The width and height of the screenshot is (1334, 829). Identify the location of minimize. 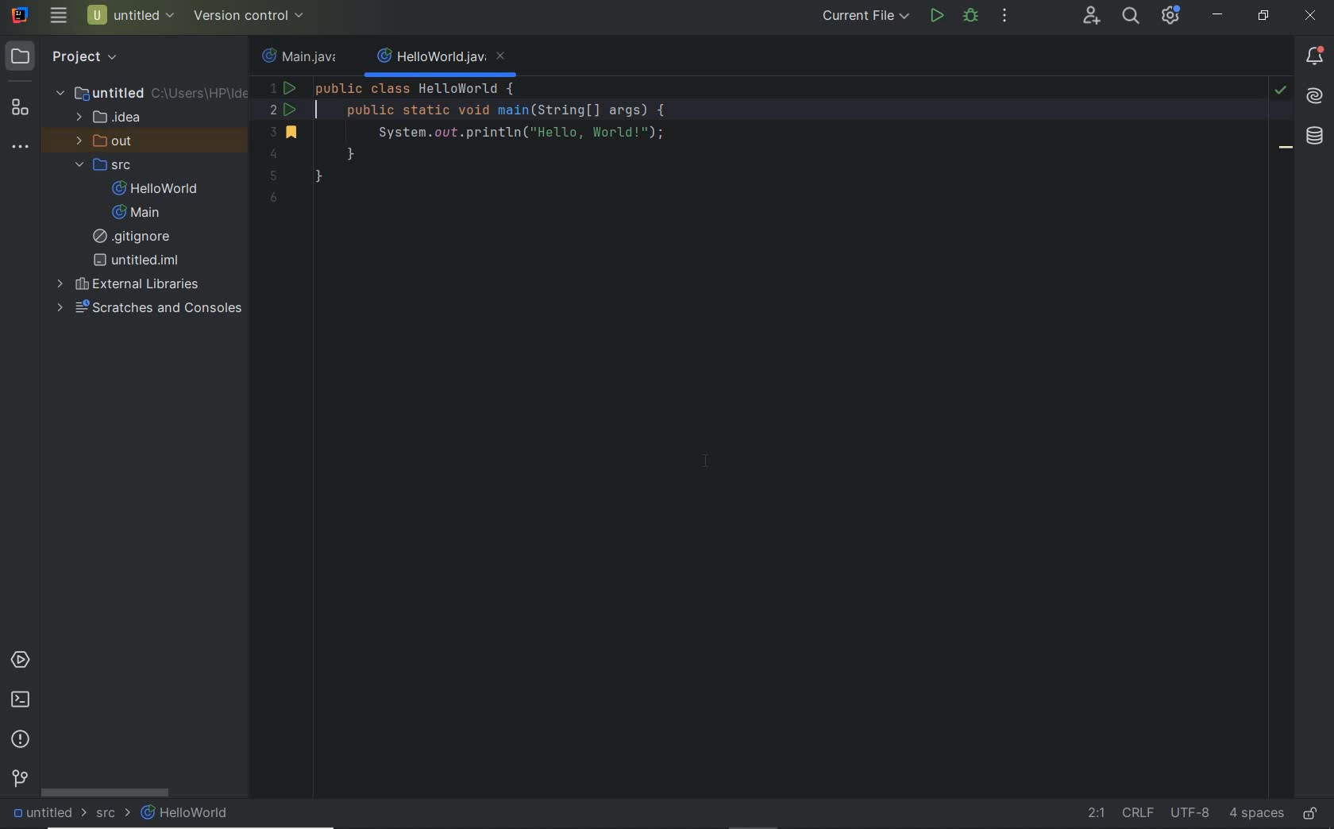
(1218, 15).